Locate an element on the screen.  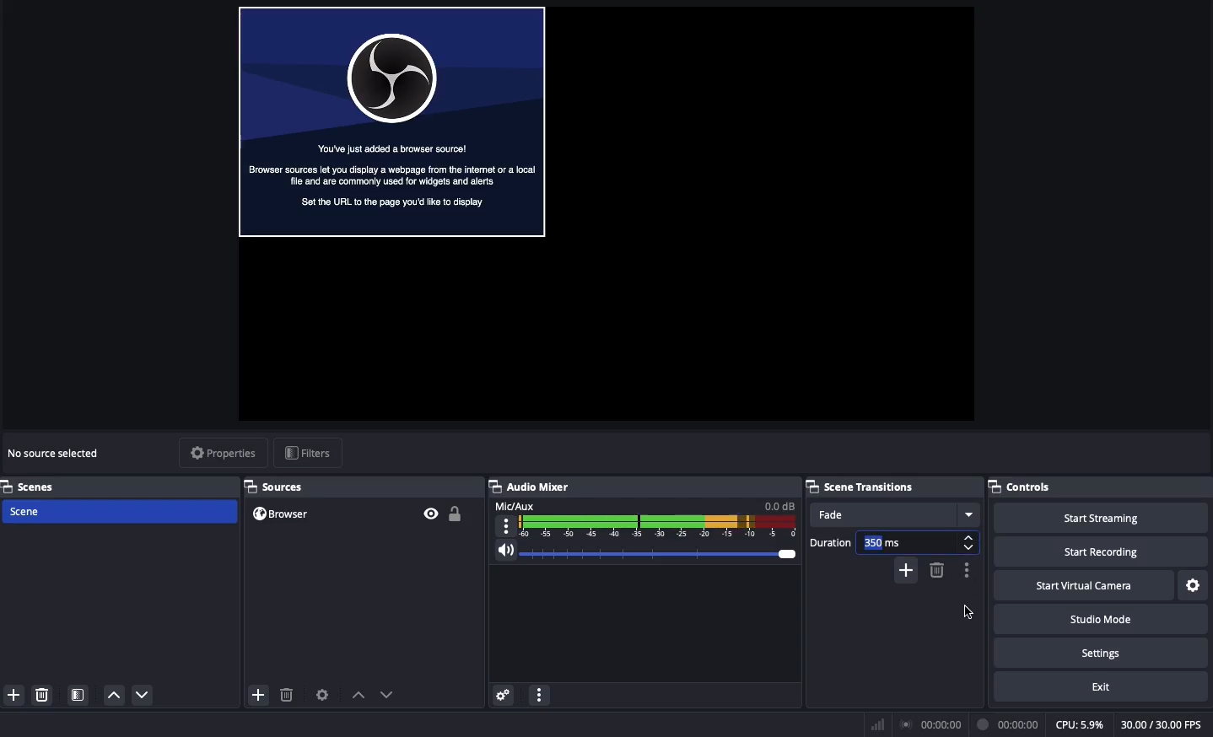
broadcast is located at coordinates (1005, 723).